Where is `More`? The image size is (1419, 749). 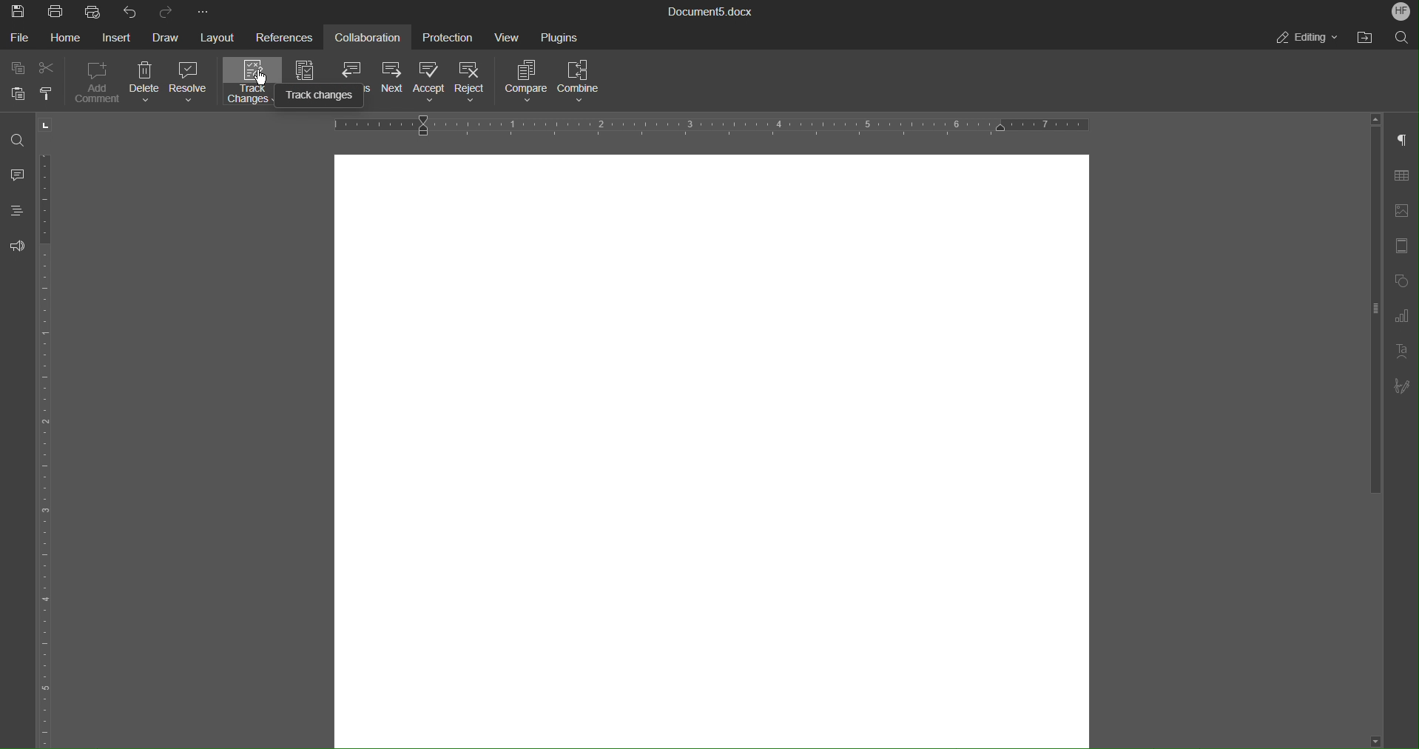 More is located at coordinates (209, 12).